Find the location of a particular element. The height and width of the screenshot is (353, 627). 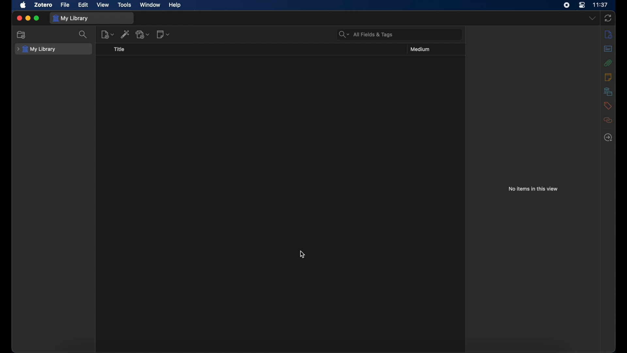

add item by identifier is located at coordinates (126, 34).